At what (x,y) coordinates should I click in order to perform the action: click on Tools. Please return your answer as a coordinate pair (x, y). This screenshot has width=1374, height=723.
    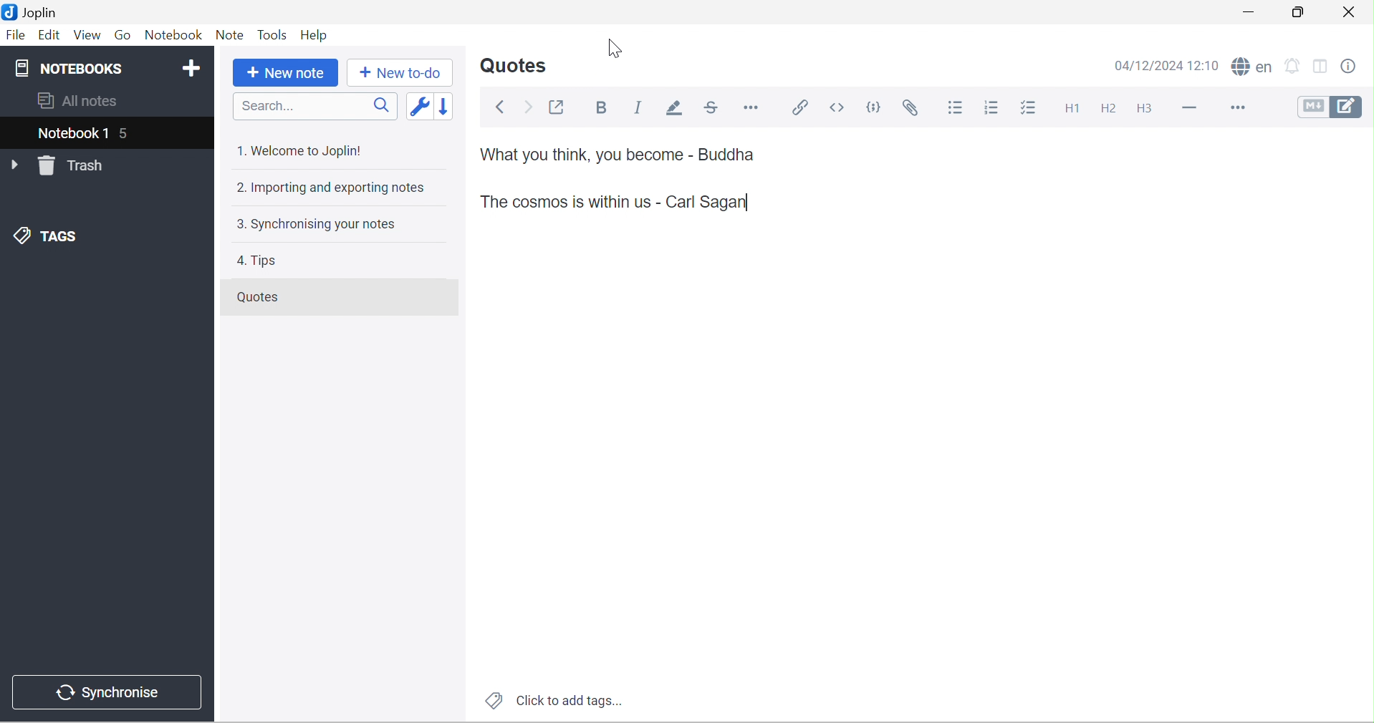
    Looking at the image, I should click on (274, 34).